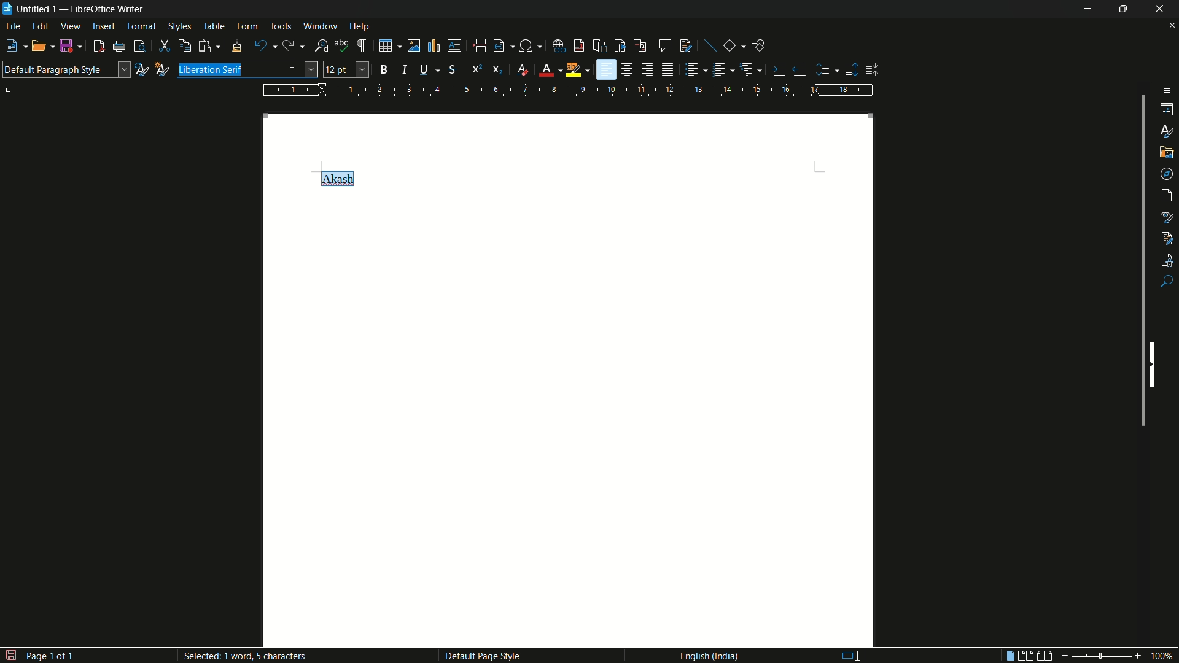 Image resolution: width=1179 pixels, height=663 pixels. I want to click on find, so click(1167, 282).